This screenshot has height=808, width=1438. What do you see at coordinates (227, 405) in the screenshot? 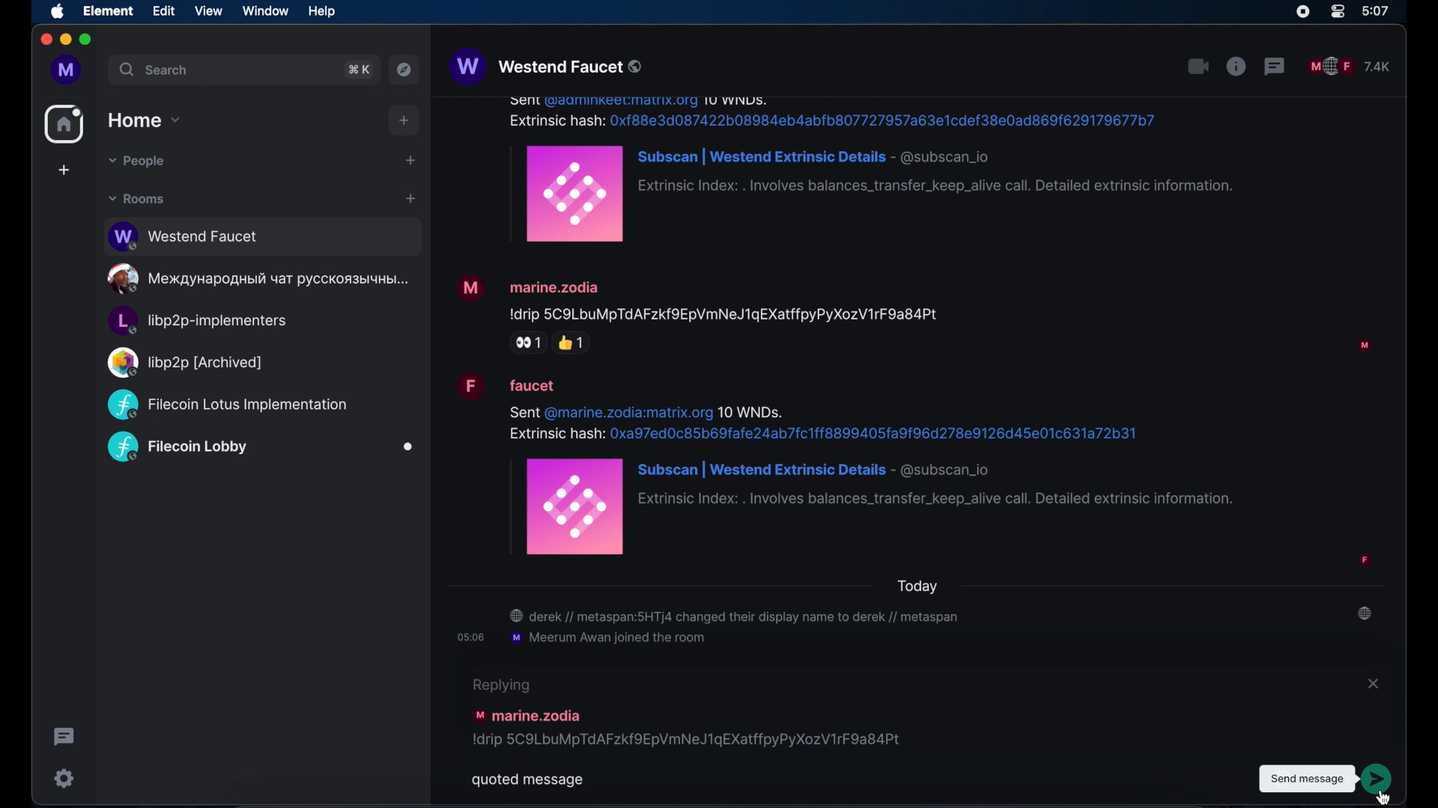
I see `public room` at bounding box center [227, 405].